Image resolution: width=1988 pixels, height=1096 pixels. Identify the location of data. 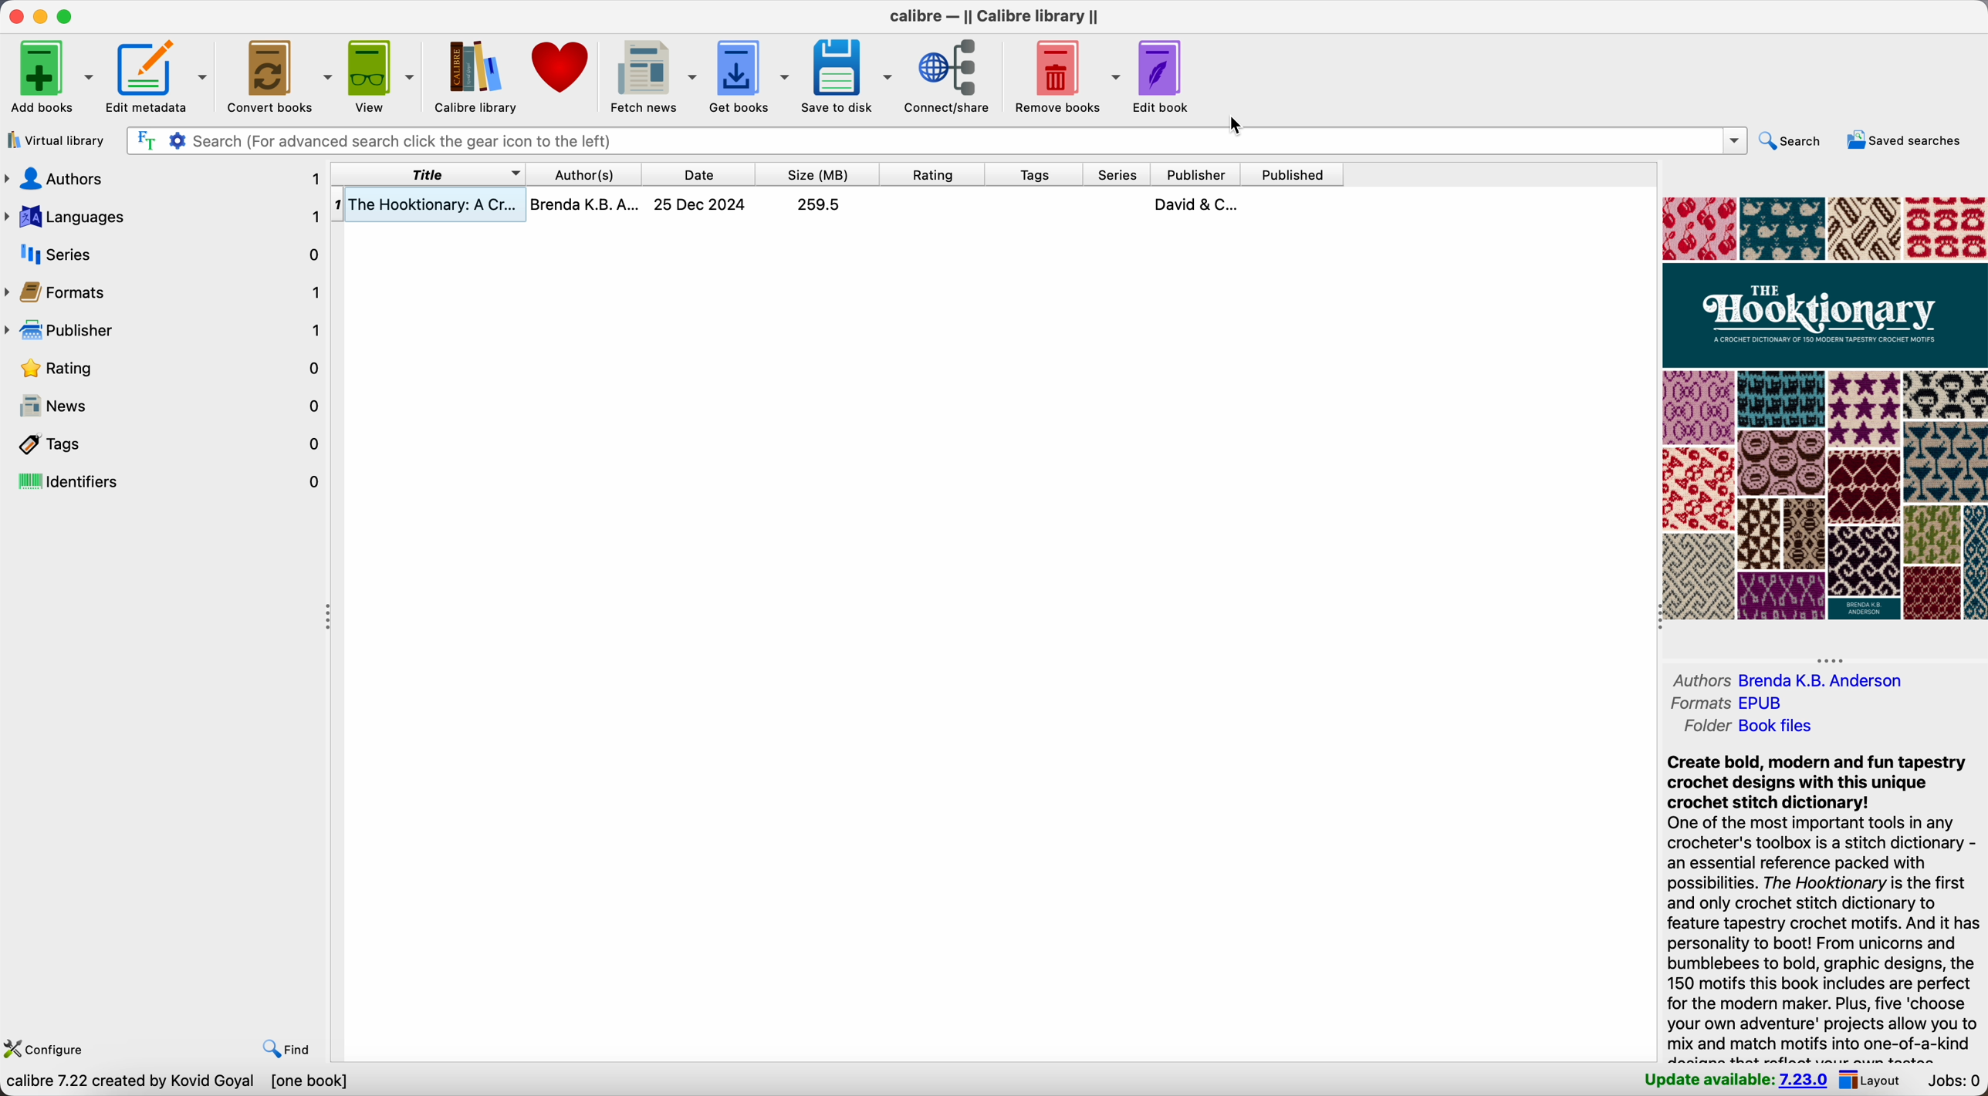
(181, 1084).